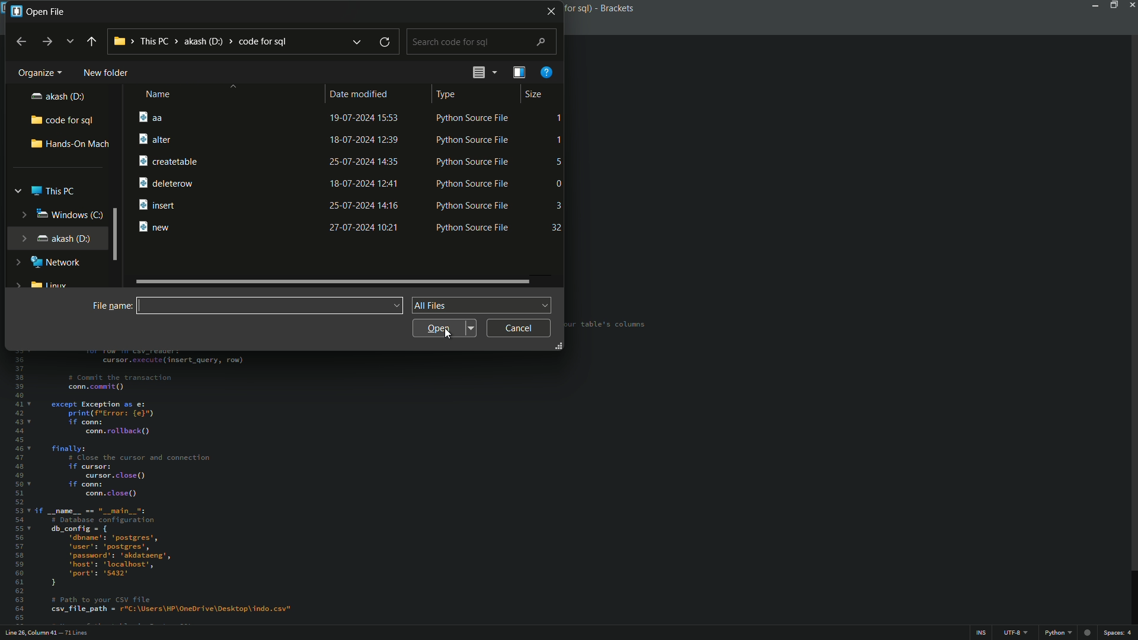 This screenshot has width=1138, height=640. I want to click on name, so click(156, 94).